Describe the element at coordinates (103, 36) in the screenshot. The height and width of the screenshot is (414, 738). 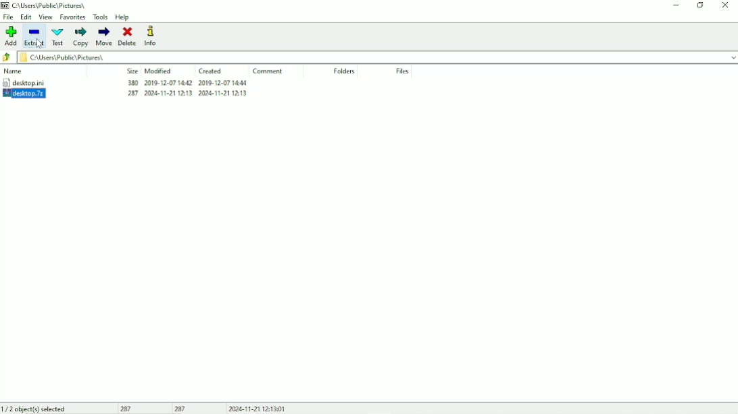
I see `Move` at that location.